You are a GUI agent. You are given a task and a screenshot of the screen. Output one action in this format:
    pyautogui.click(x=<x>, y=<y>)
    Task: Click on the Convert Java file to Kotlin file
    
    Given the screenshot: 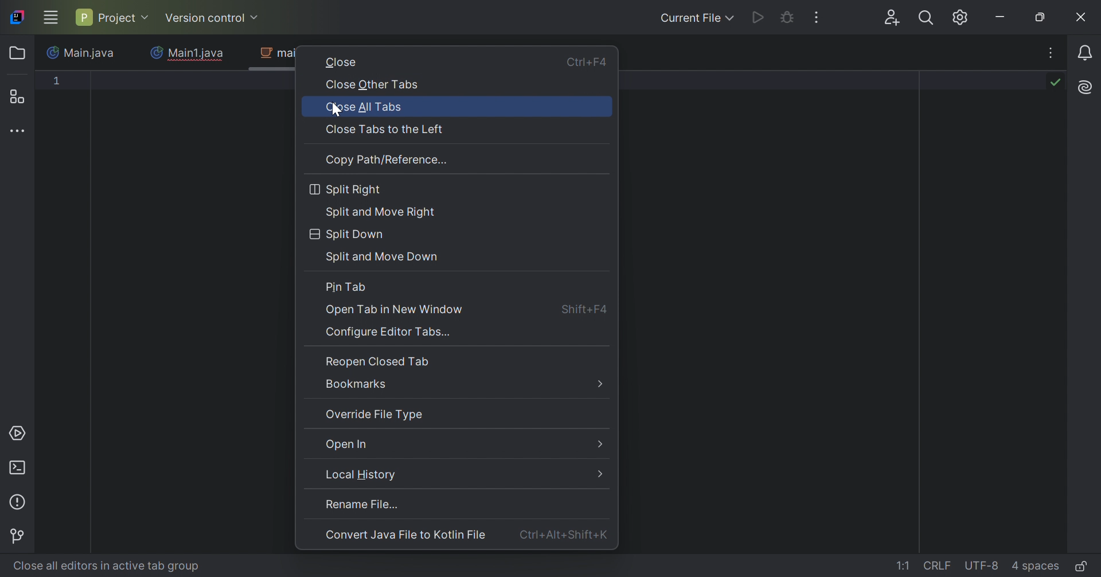 What is the action you would take?
    pyautogui.click(x=409, y=536)
    